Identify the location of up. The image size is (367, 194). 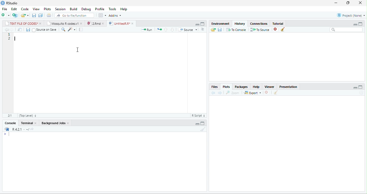
(166, 30).